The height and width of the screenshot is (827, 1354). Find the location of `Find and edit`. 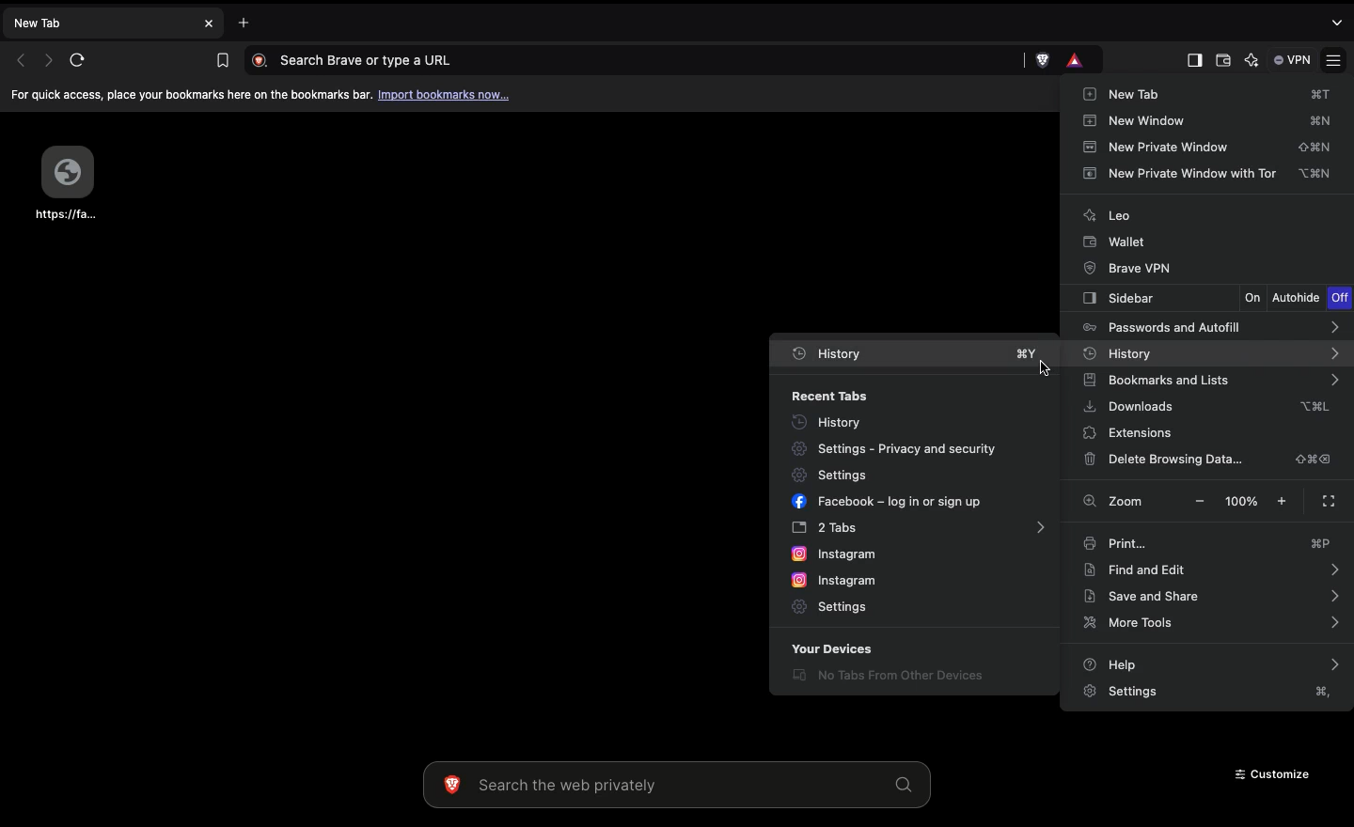

Find and edit is located at coordinates (1208, 570).